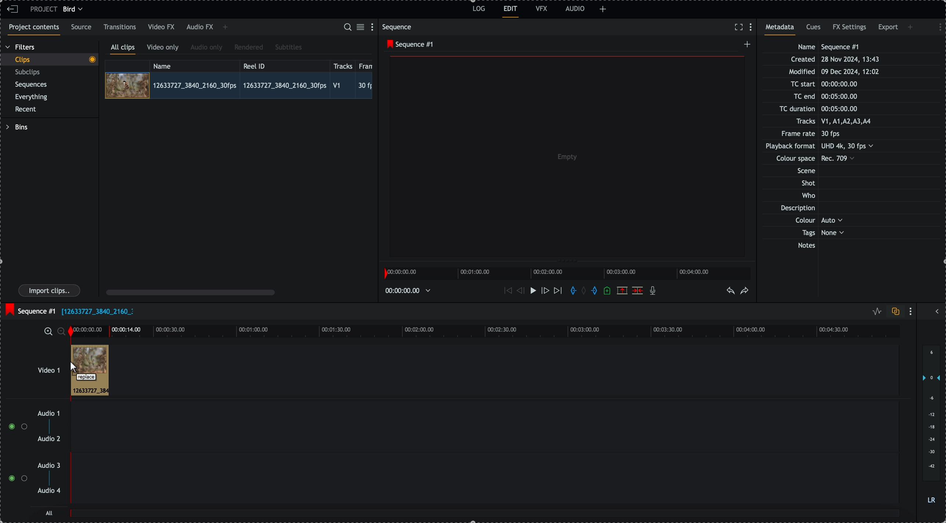 The height and width of the screenshot is (523, 946). I want to click on show settings menu, so click(912, 311).